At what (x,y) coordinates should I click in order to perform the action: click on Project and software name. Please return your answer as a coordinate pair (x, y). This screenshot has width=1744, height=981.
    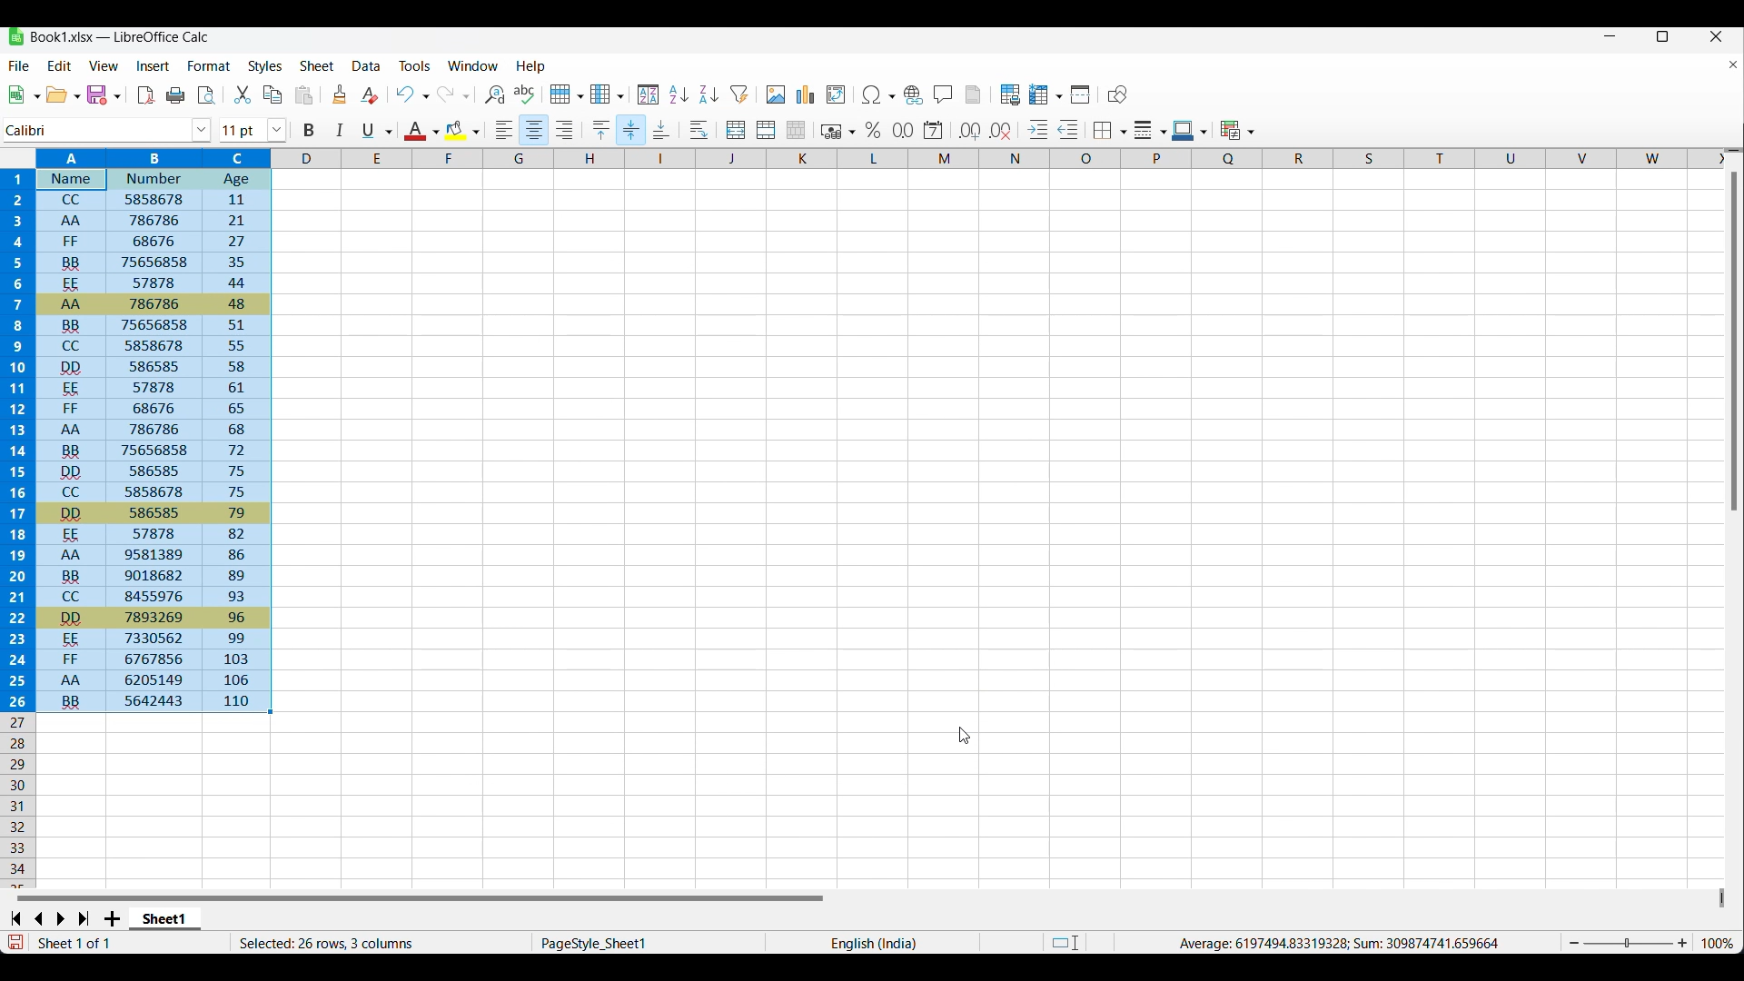
    Looking at the image, I should click on (120, 37).